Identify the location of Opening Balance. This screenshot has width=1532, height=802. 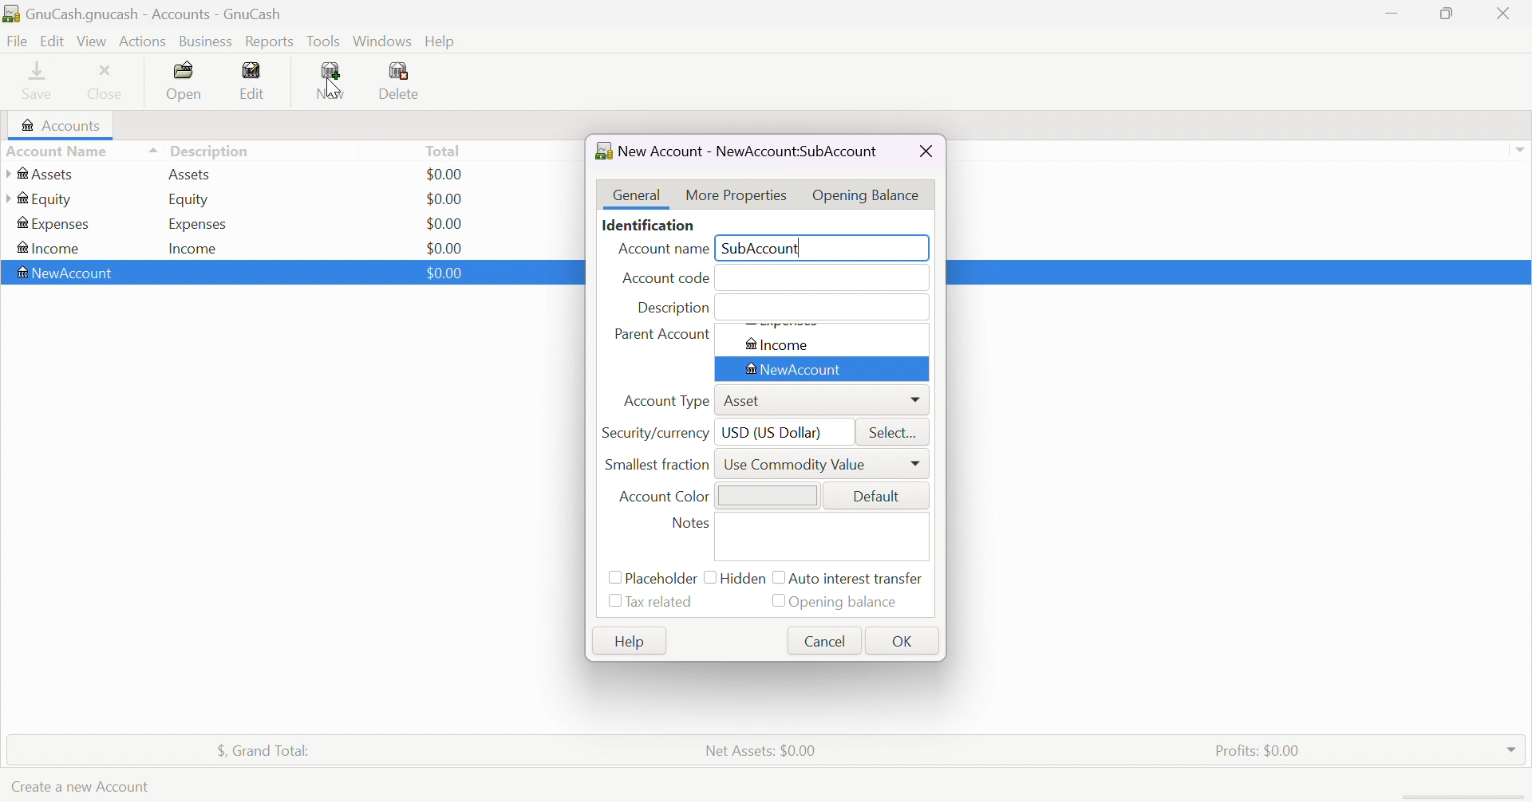
(869, 195).